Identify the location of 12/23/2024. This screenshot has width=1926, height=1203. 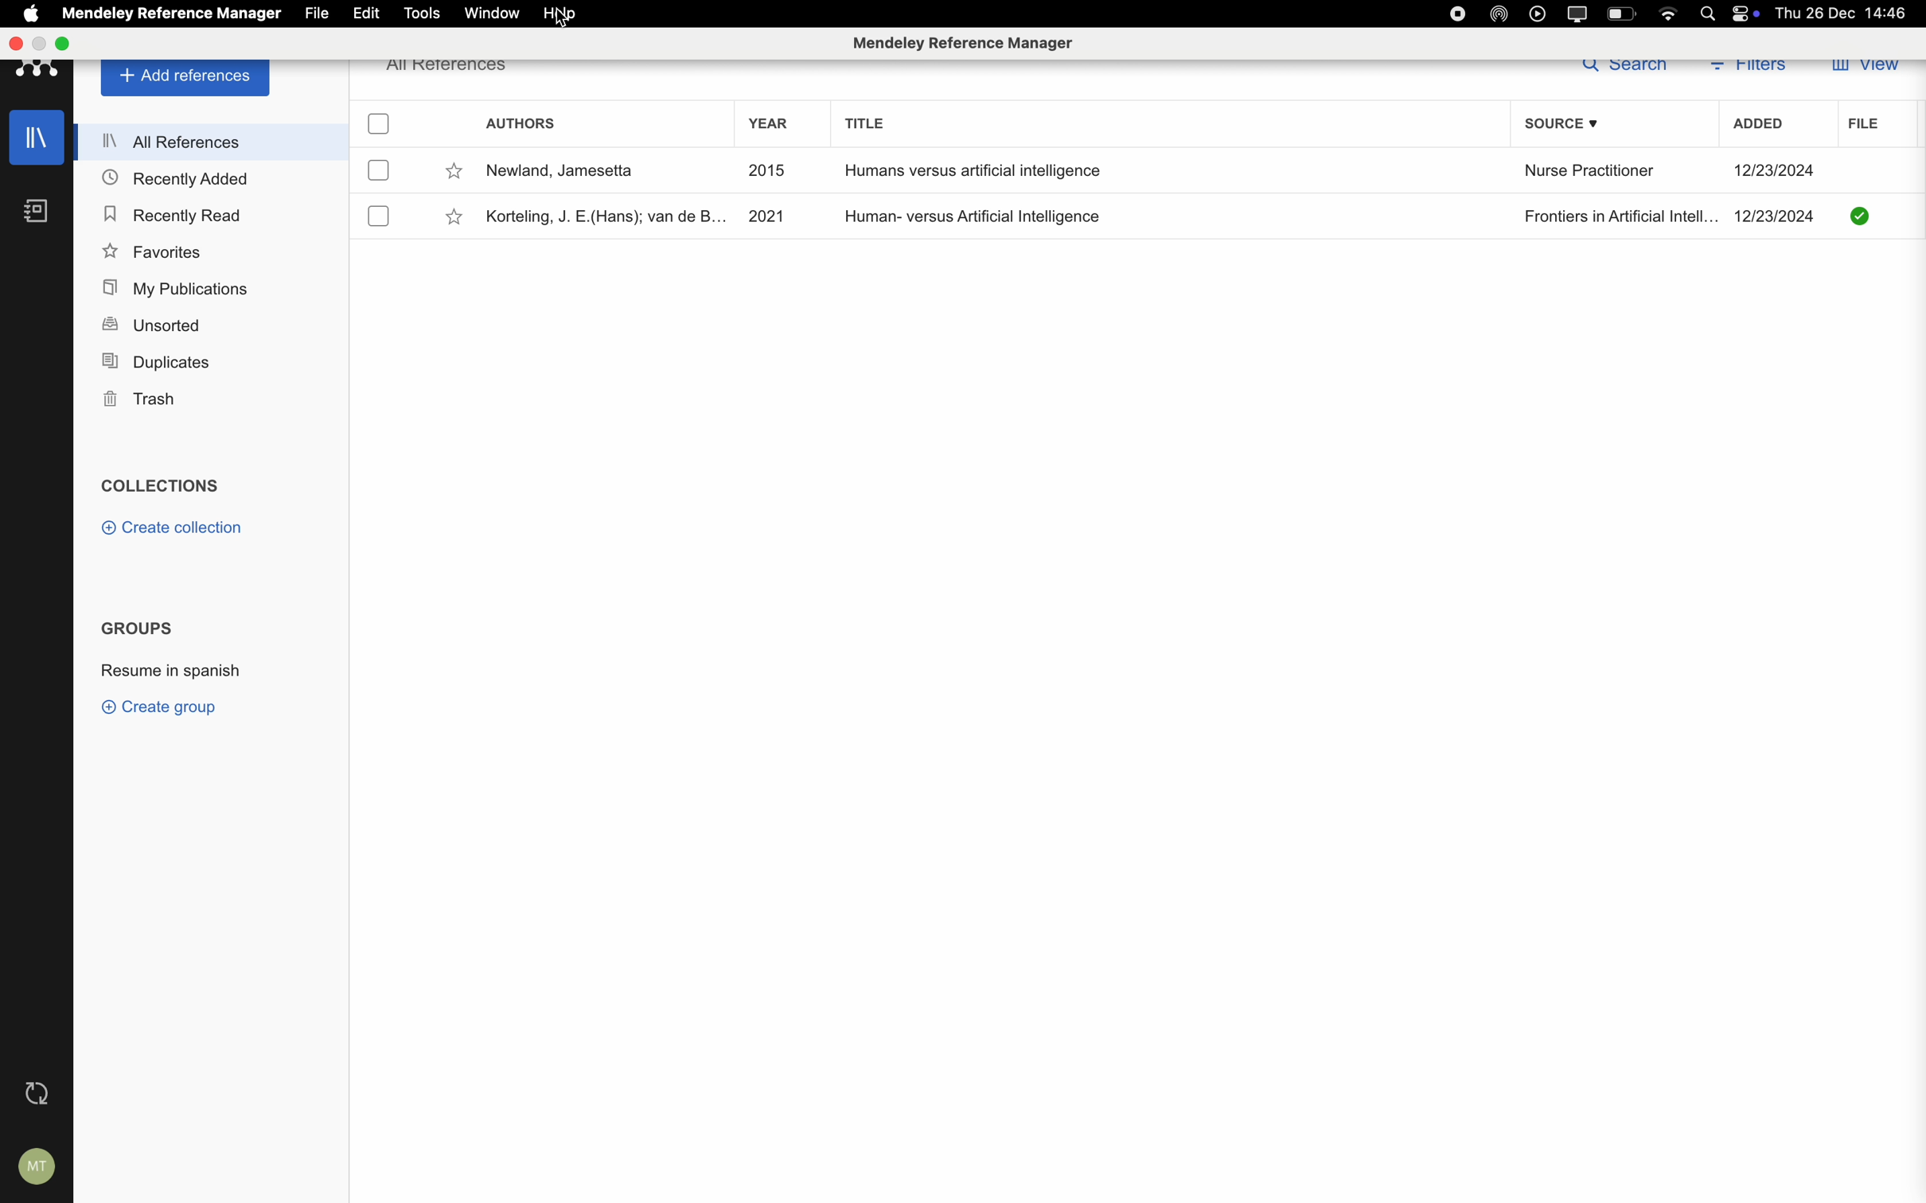
(1780, 171).